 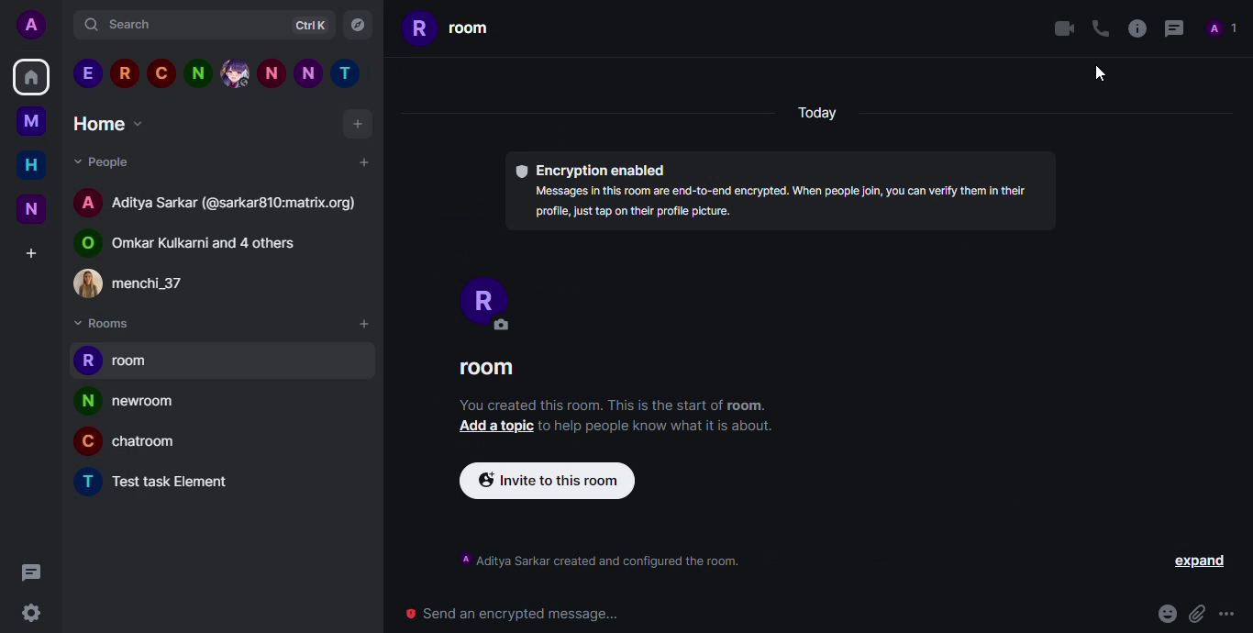 I want to click on account, so click(x=36, y=26).